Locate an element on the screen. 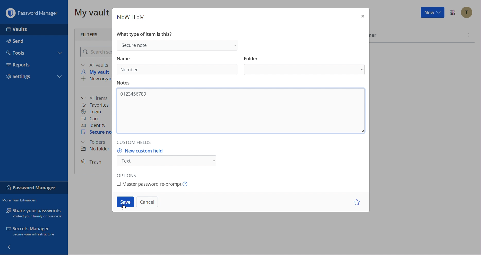  No folder is located at coordinates (95, 149).